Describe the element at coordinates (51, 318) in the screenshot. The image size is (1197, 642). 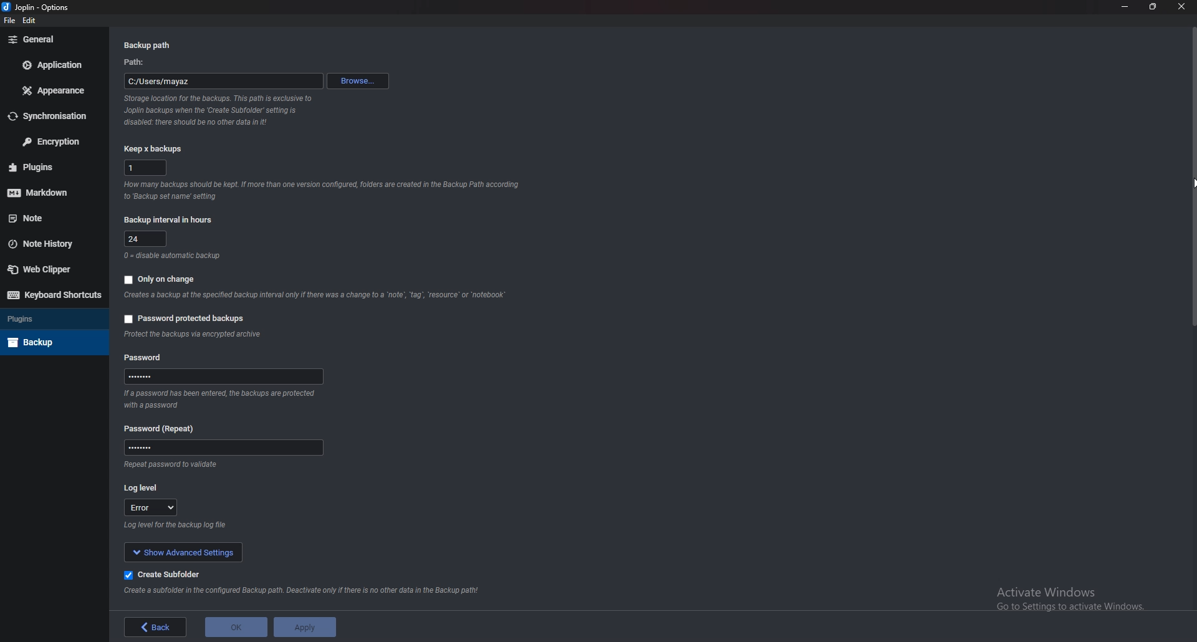
I see `Plugins` at that location.